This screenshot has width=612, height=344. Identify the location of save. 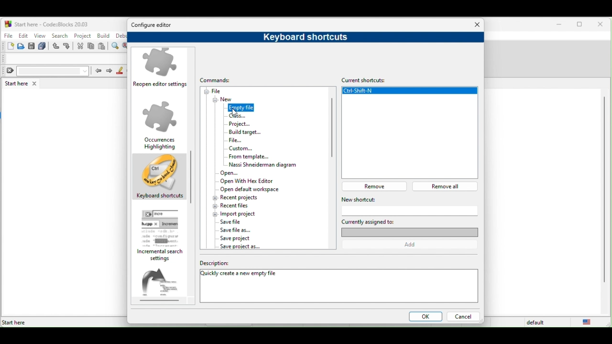
(32, 46).